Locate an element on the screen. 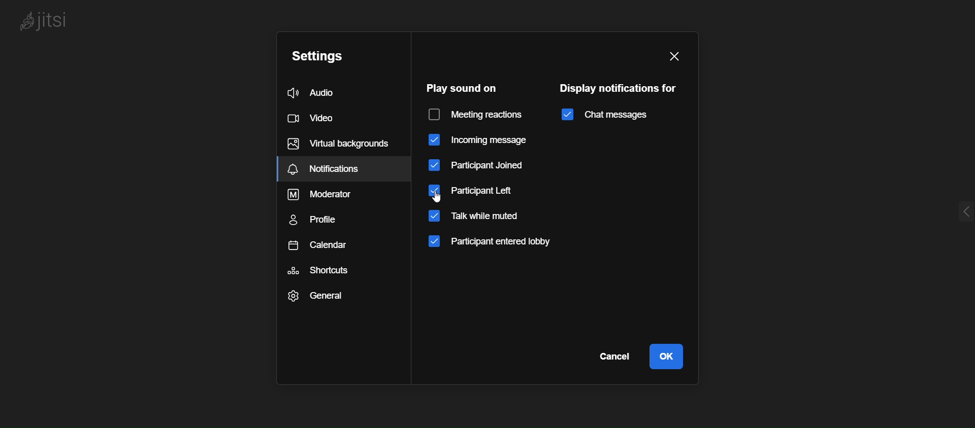  close is located at coordinates (682, 58).